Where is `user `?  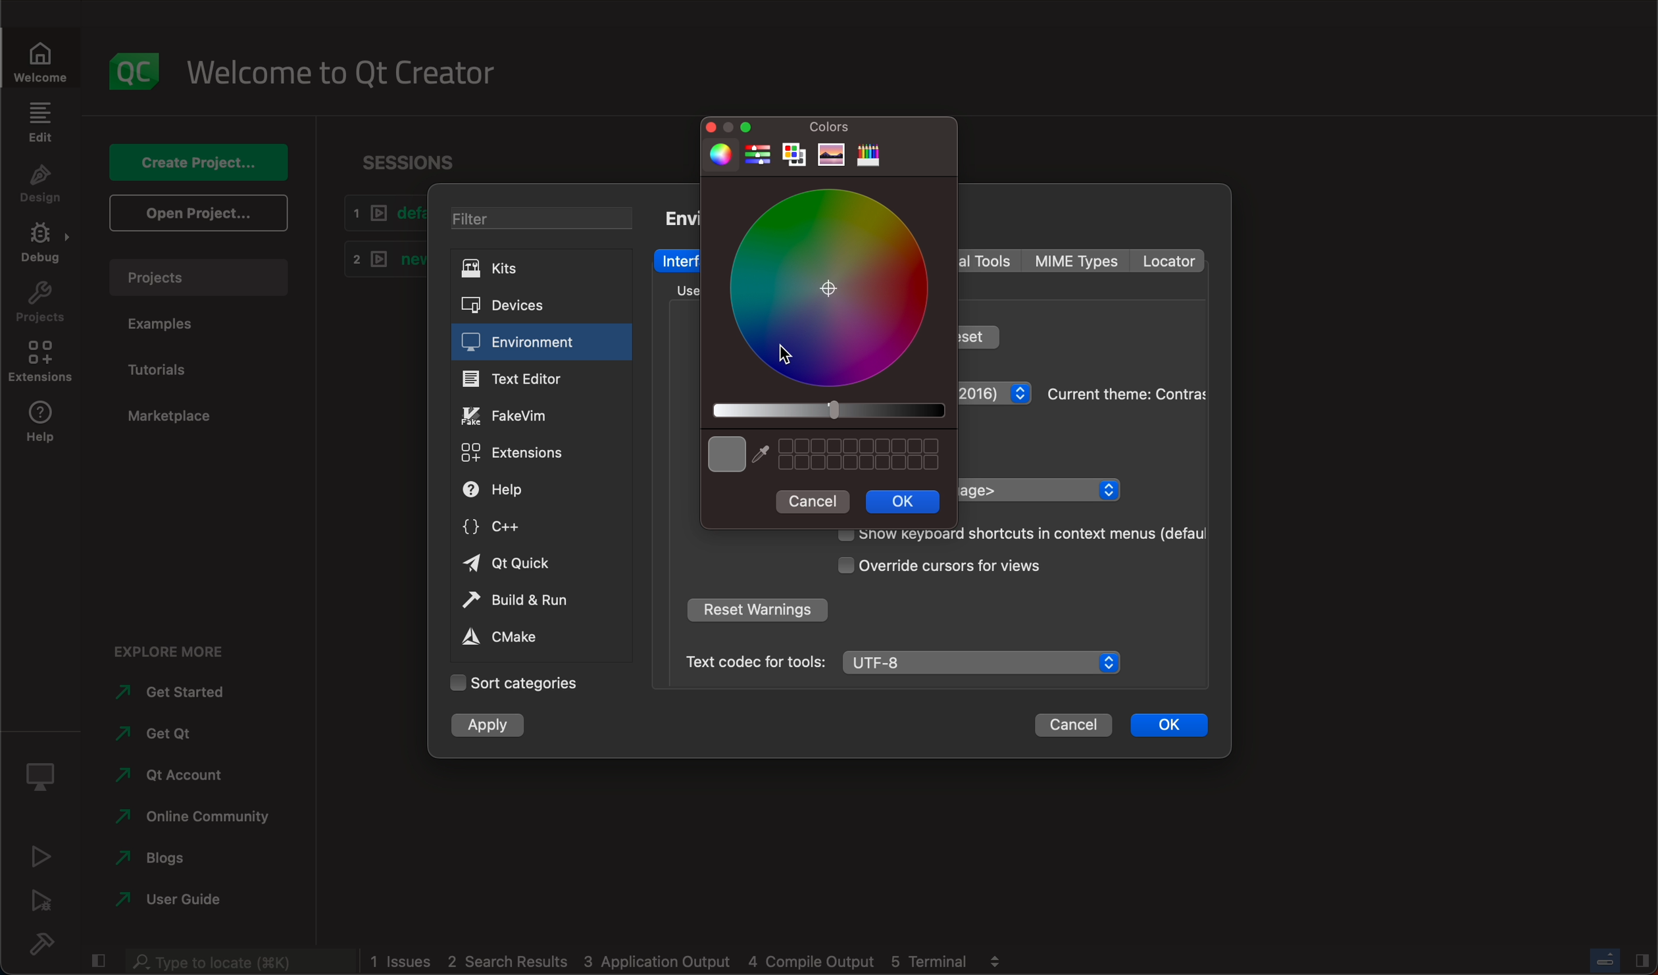
user  is located at coordinates (171, 899).